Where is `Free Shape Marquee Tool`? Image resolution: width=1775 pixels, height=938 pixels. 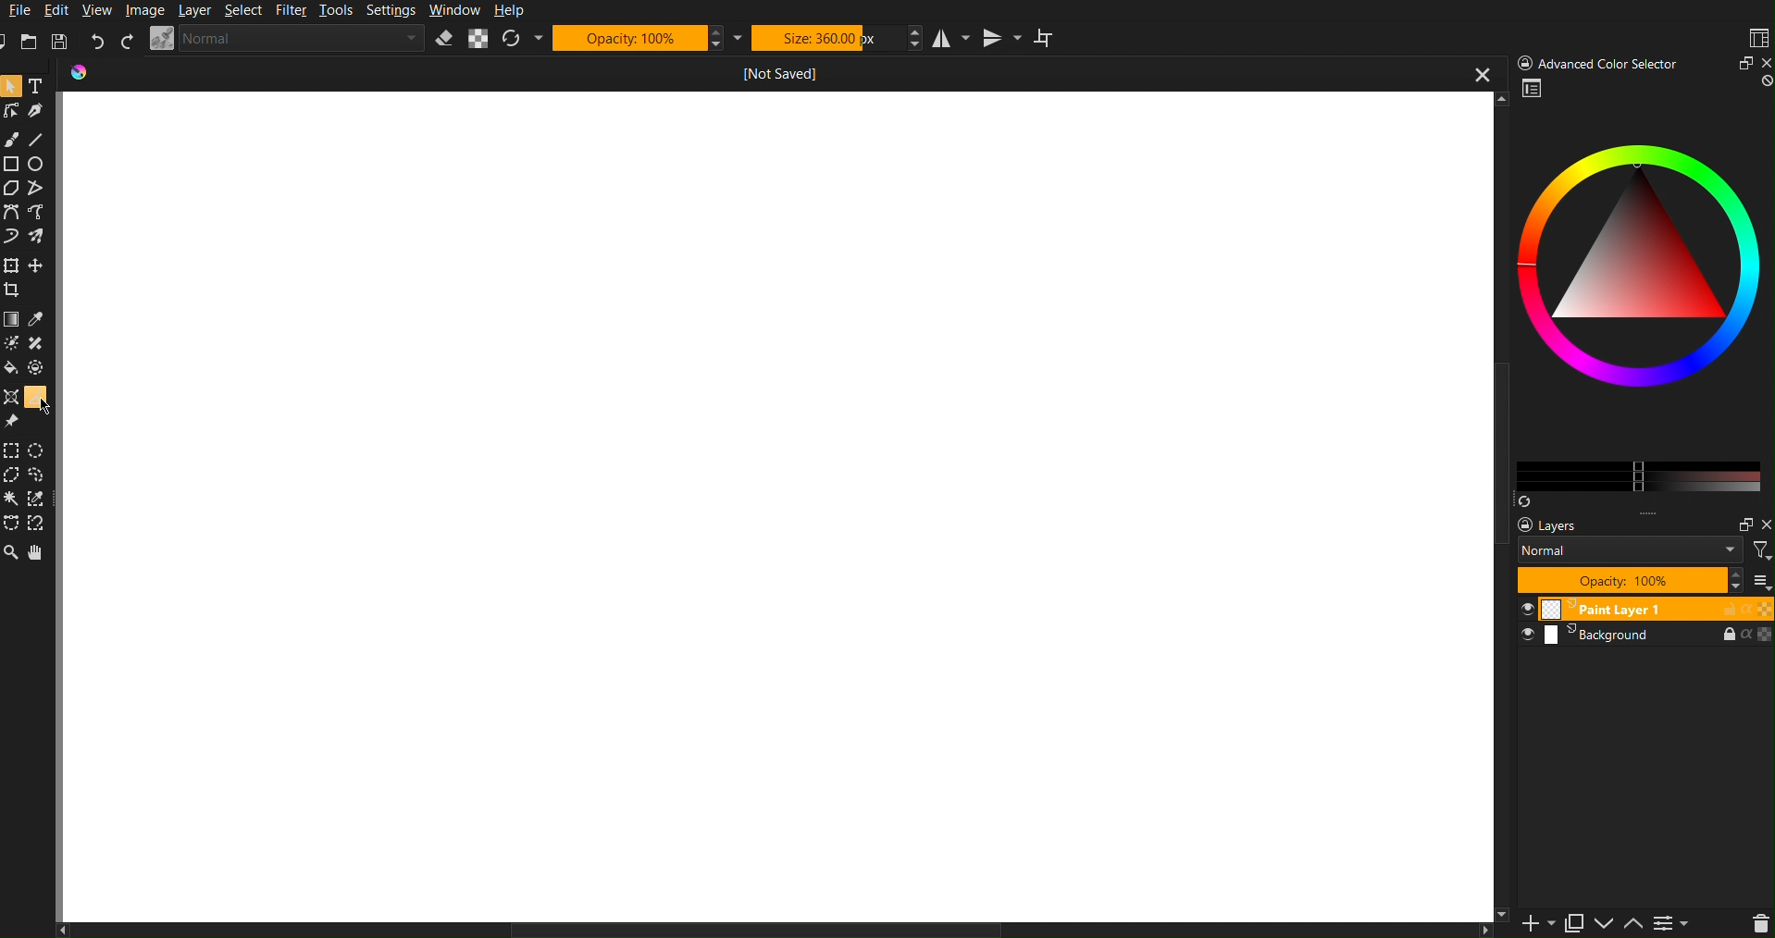
Free Shape Marquee Tool is located at coordinates (40, 475).